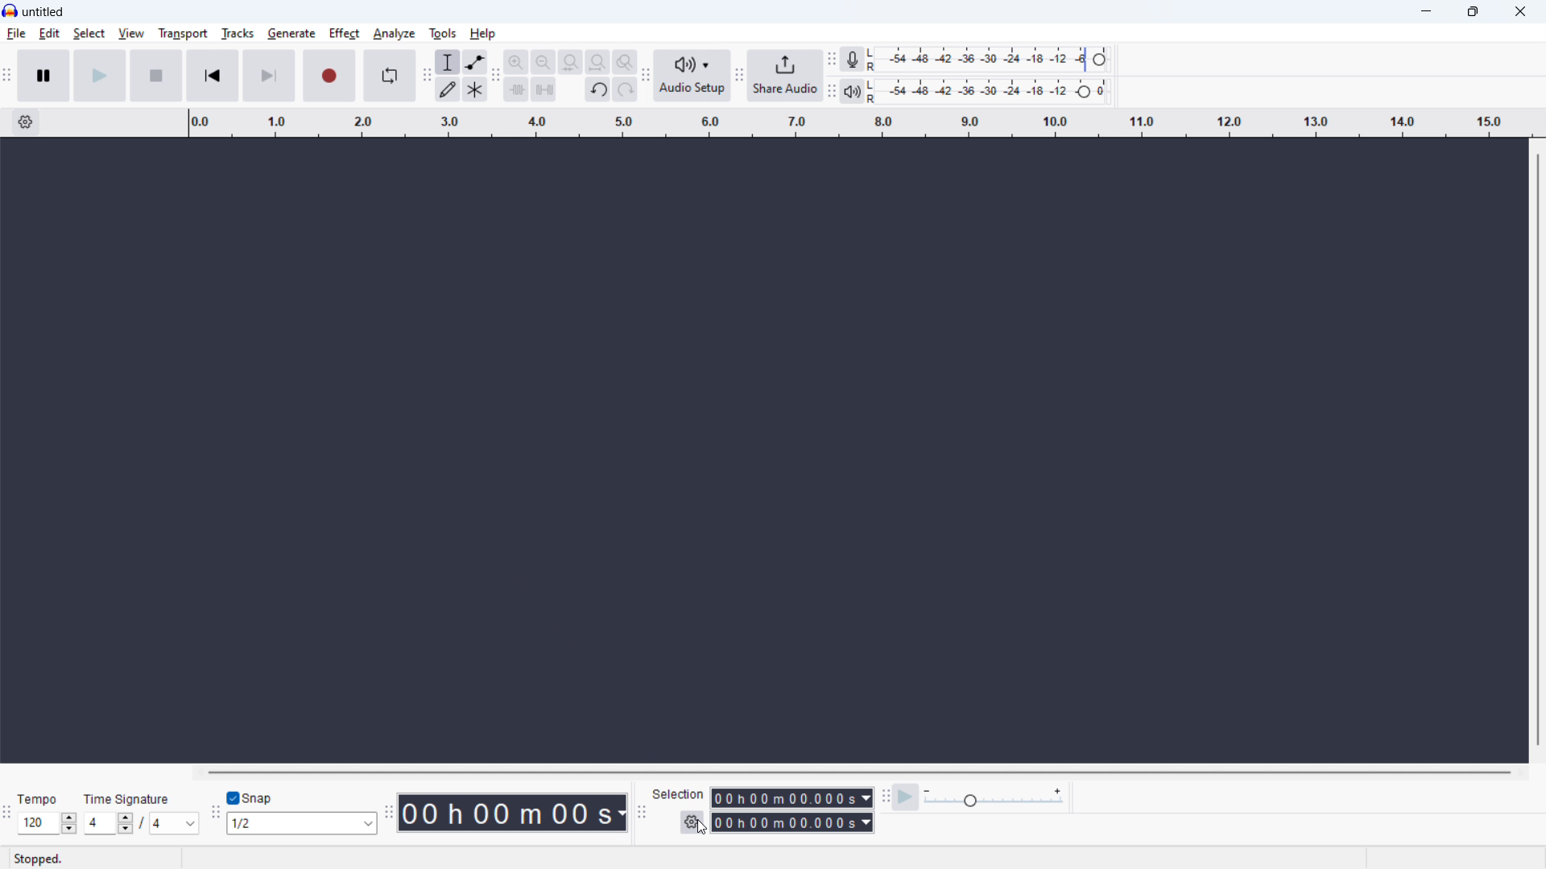 The image size is (1546, 869). What do you see at coordinates (1420, 12) in the screenshot?
I see `minimize` at bounding box center [1420, 12].